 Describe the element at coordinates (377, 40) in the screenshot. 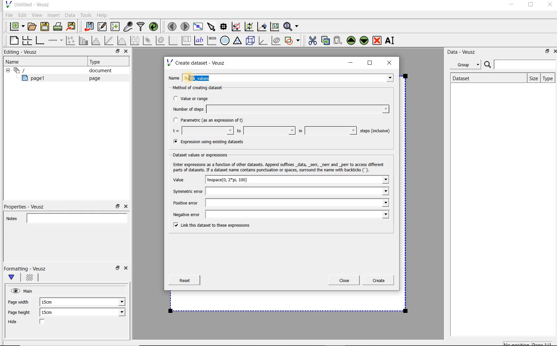

I see `remove the selected widget` at that location.